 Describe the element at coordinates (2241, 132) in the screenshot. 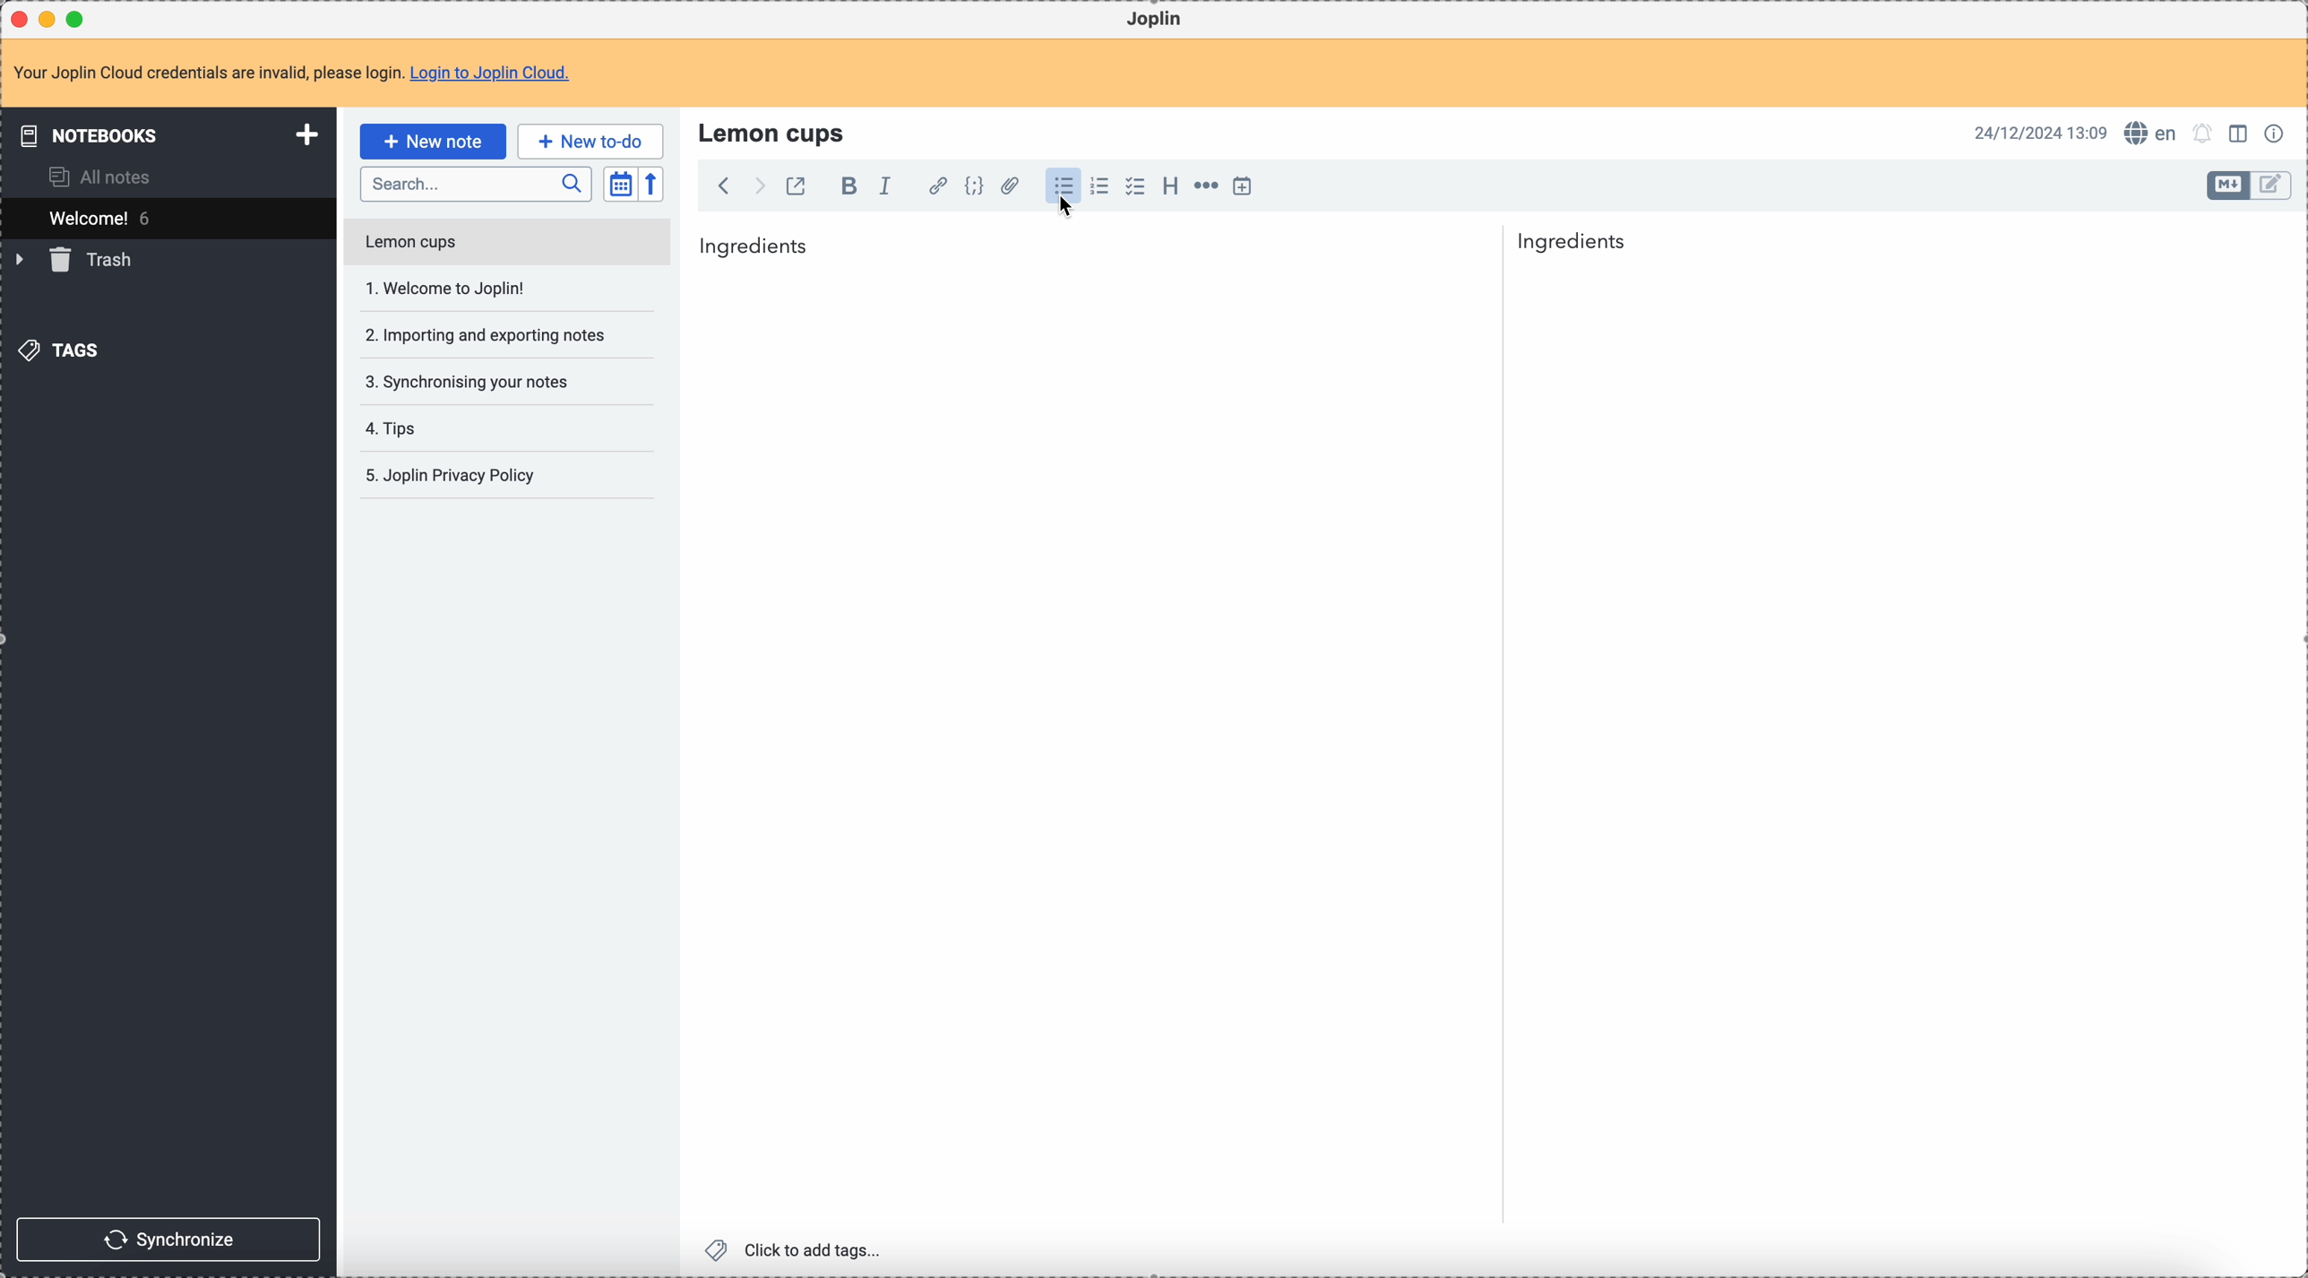

I see `toggle edit layout` at that location.